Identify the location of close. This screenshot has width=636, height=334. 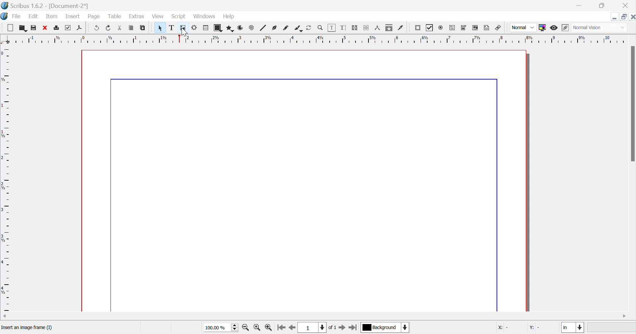
(632, 16).